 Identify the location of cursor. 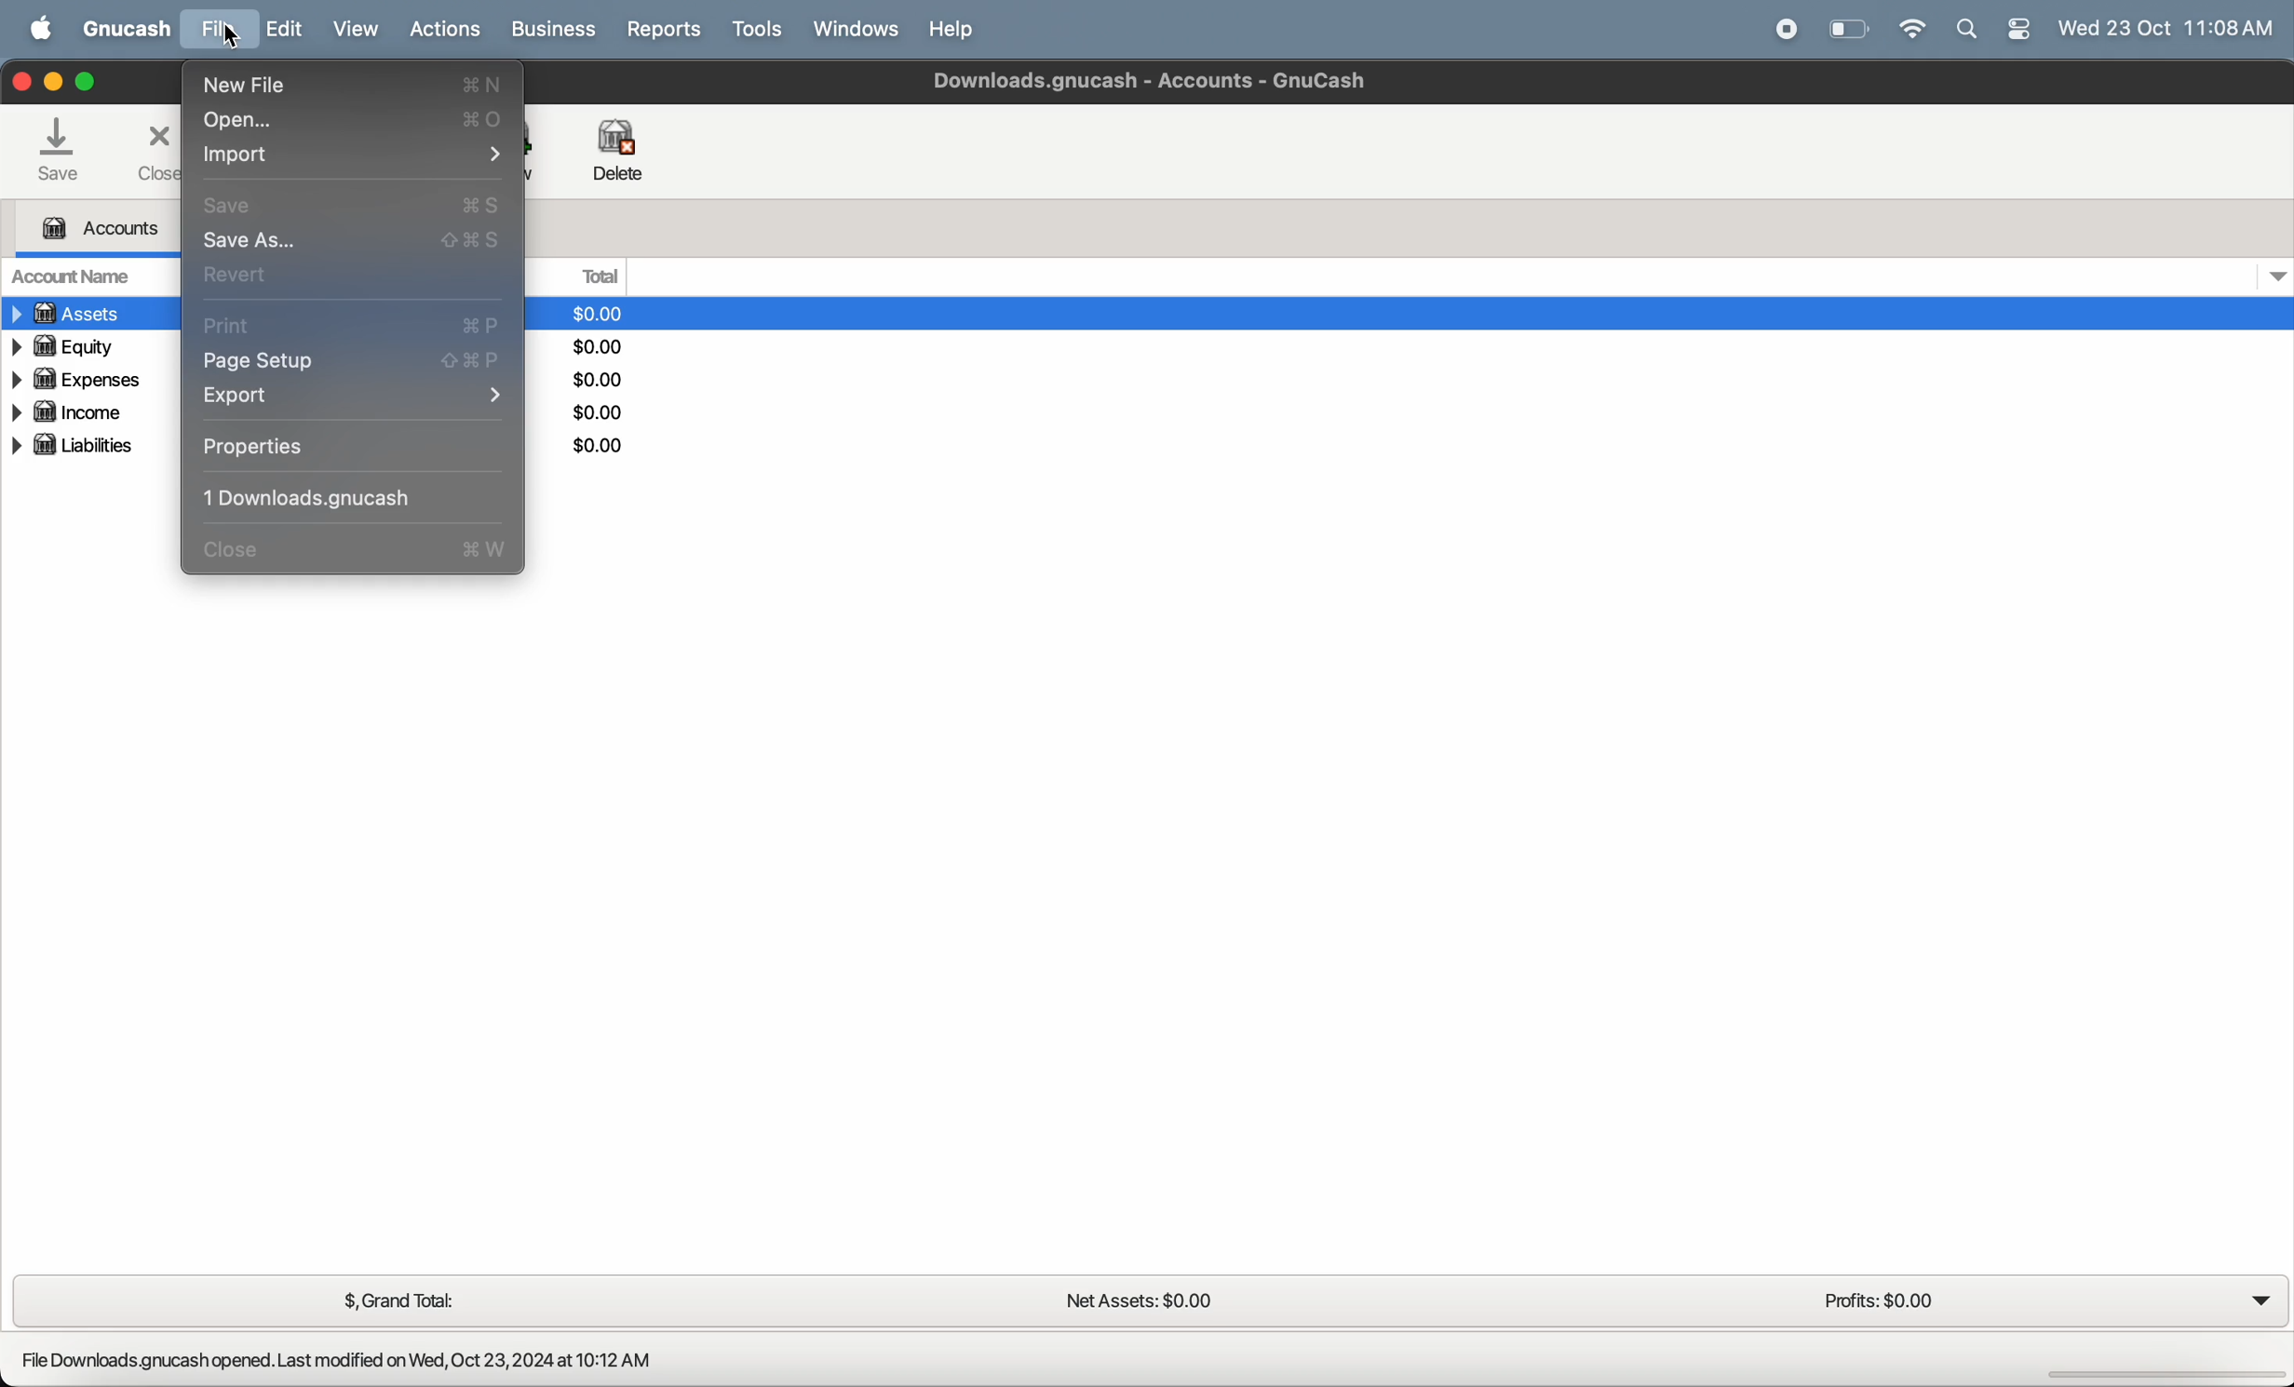
(232, 39).